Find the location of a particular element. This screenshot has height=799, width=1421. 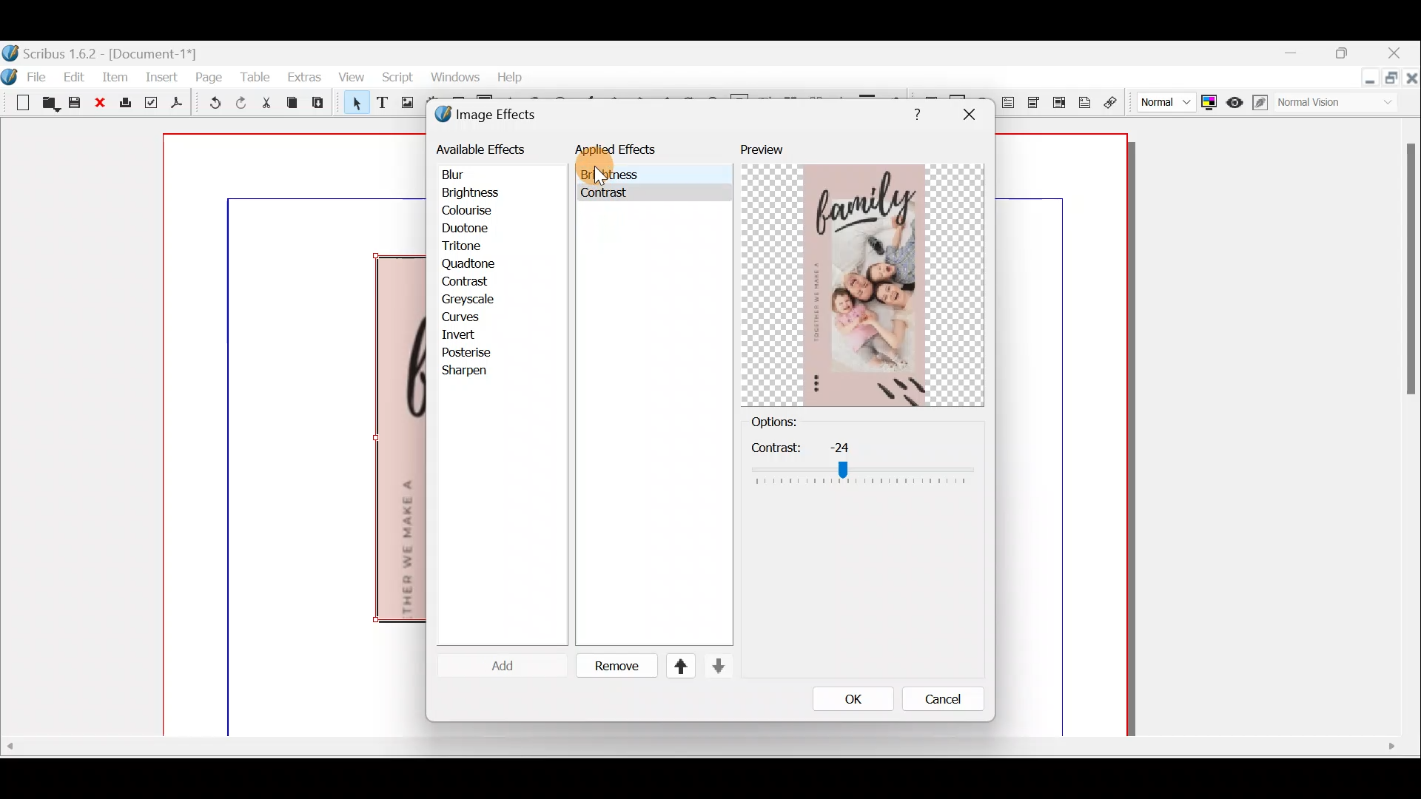

cursor is located at coordinates (597, 176).